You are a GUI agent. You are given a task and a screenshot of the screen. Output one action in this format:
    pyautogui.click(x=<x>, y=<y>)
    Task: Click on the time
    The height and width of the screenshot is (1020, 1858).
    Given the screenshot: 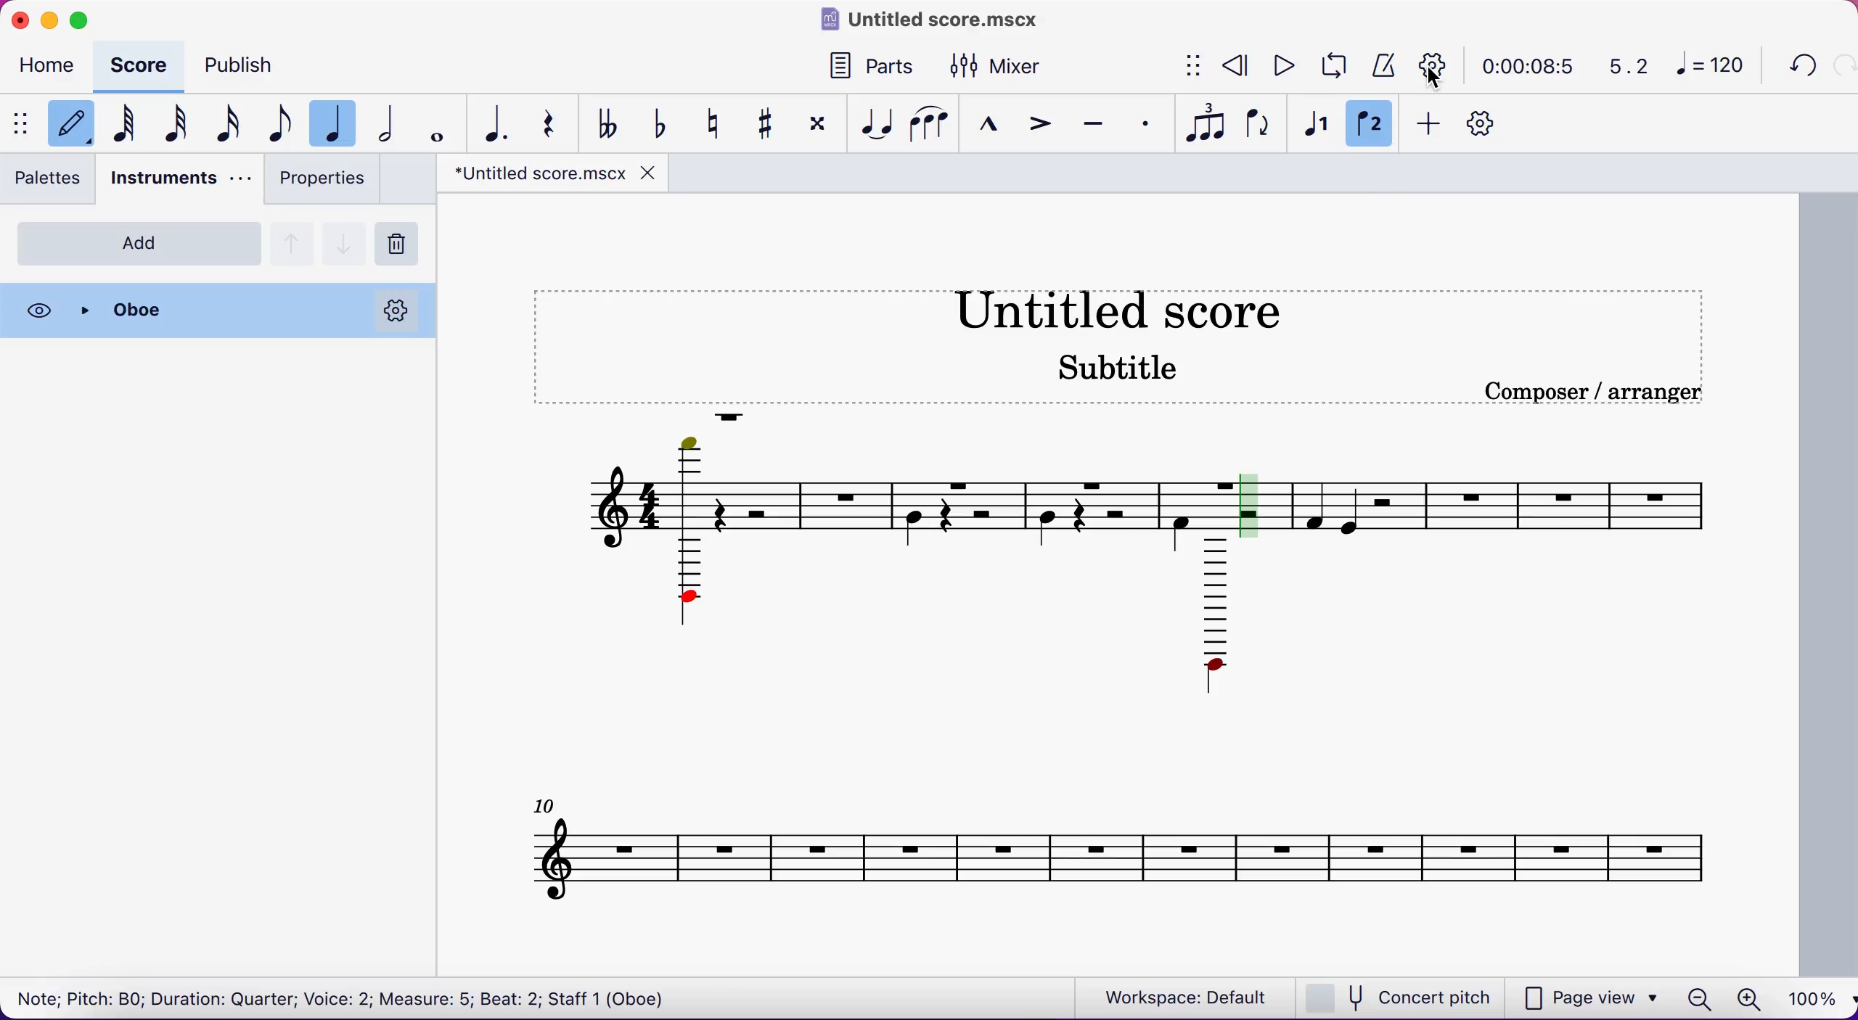 What is the action you would take?
    pyautogui.click(x=1525, y=65)
    